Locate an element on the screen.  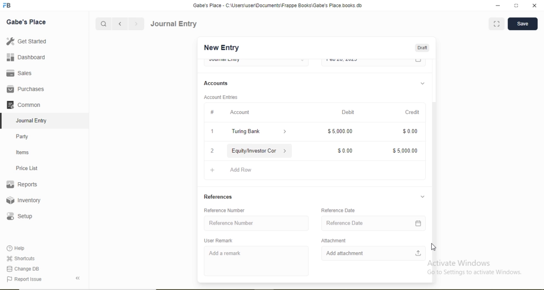
$0.00 is located at coordinates (410, 131).